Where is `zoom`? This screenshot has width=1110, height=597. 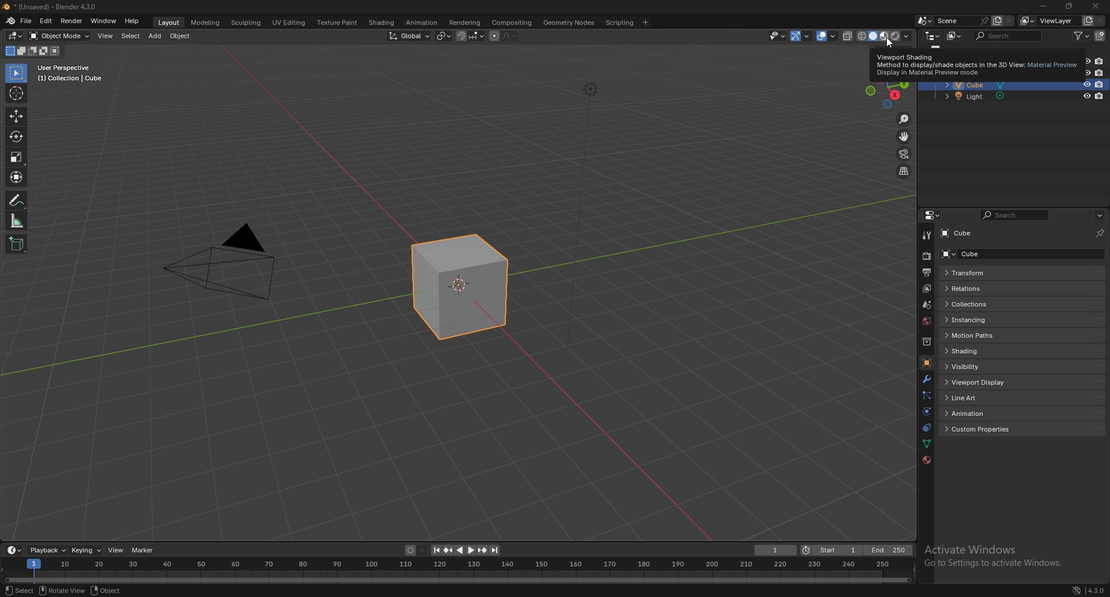 zoom is located at coordinates (904, 120).